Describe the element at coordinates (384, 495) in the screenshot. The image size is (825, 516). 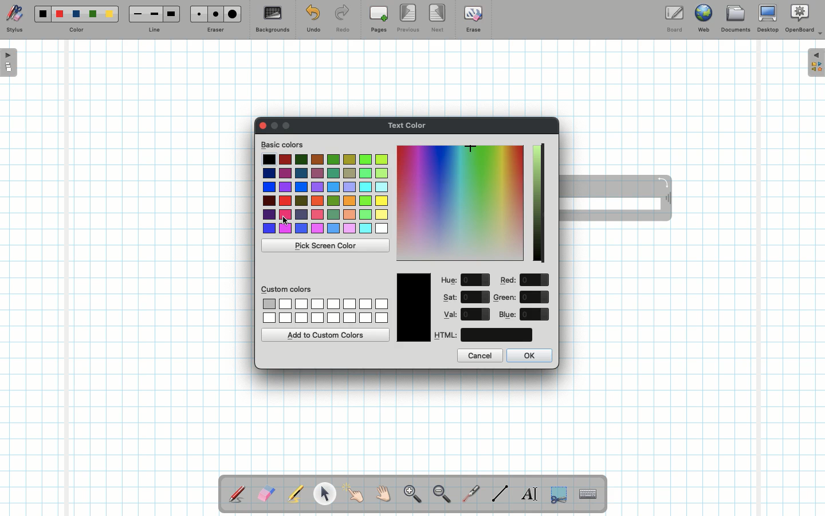
I see `Grab` at that location.